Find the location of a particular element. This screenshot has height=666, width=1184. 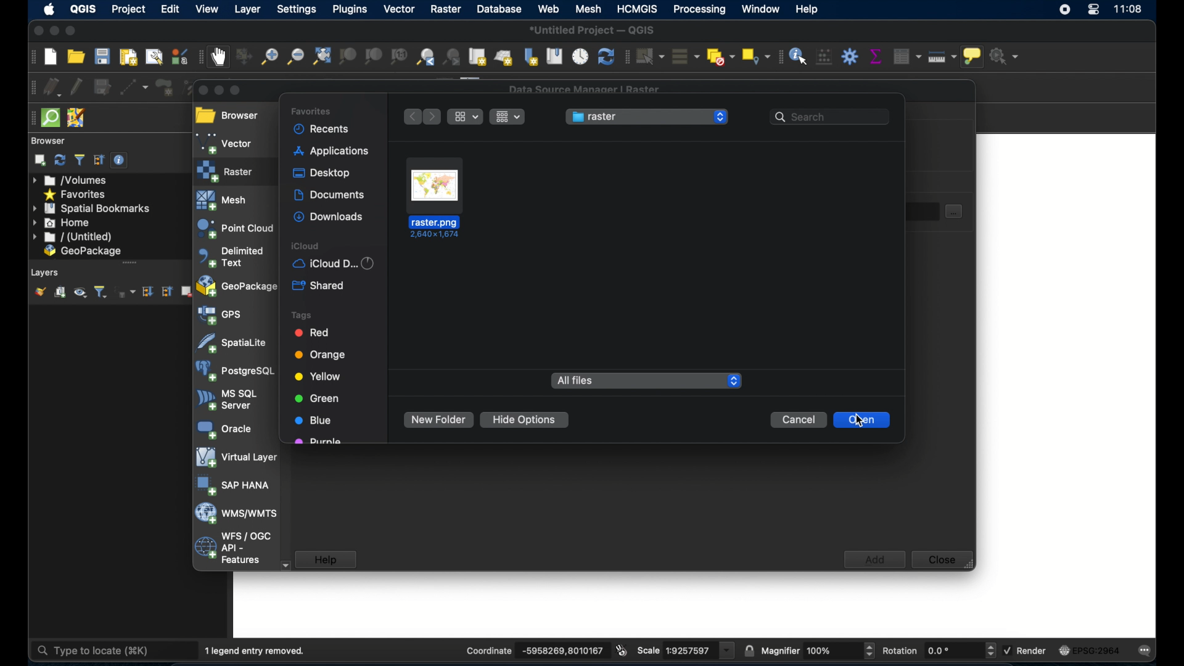

attribute toolbar is located at coordinates (778, 57).